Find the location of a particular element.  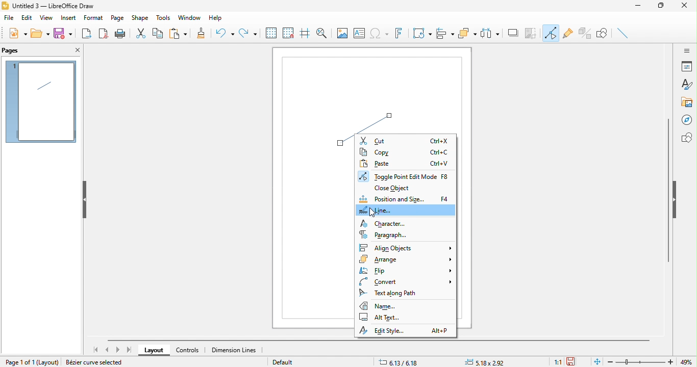

close is located at coordinates (76, 51).